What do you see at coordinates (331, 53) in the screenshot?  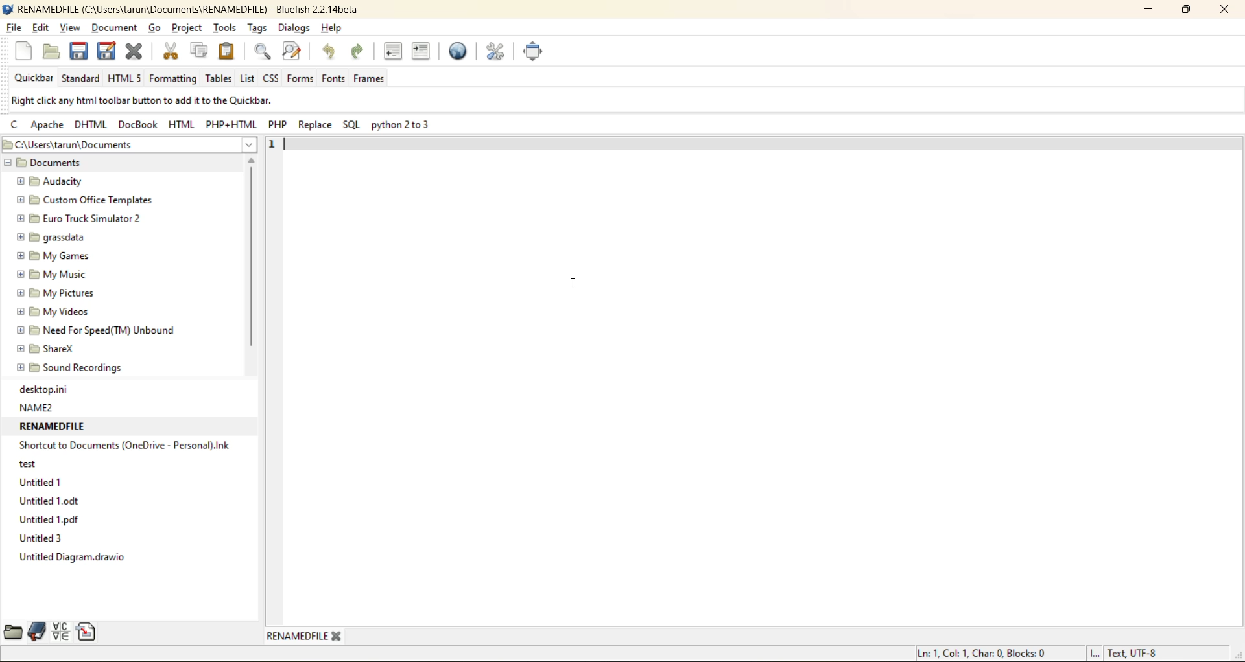 I see `undo` at bounding box center [331, 53].